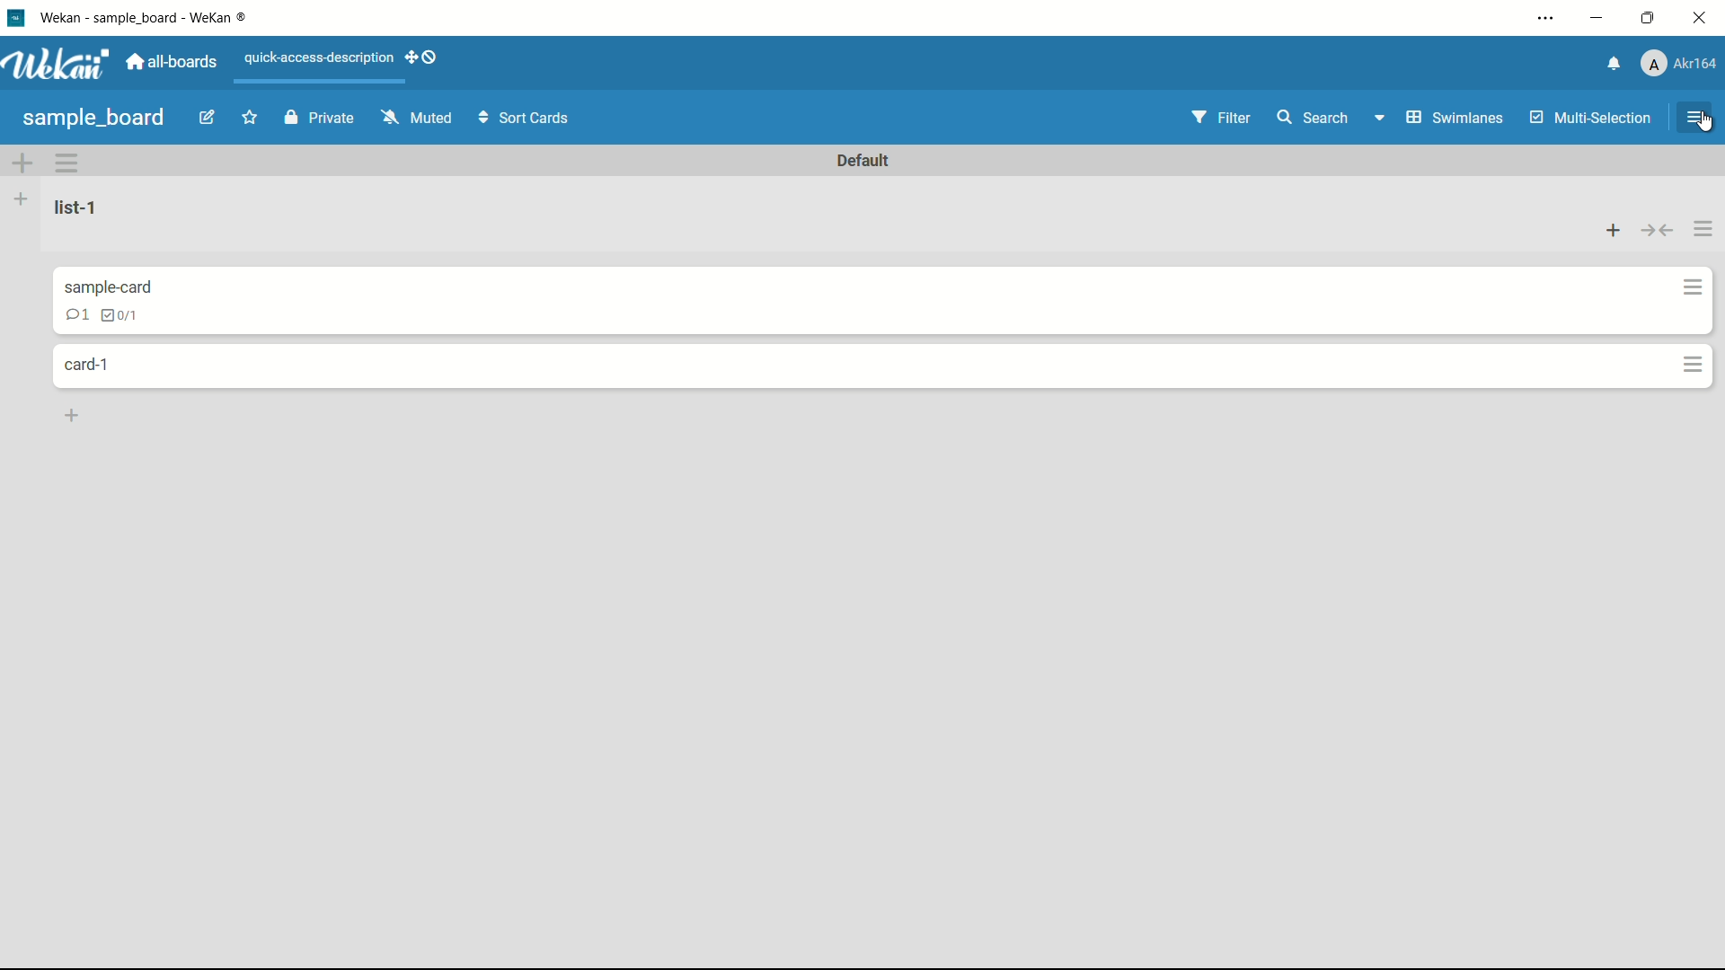 The width and height of the screenshot is (1725, 970). What do you see at coordinates (211, 119) in the screenshot?
I see `edit` at bounding box center [211, 119].